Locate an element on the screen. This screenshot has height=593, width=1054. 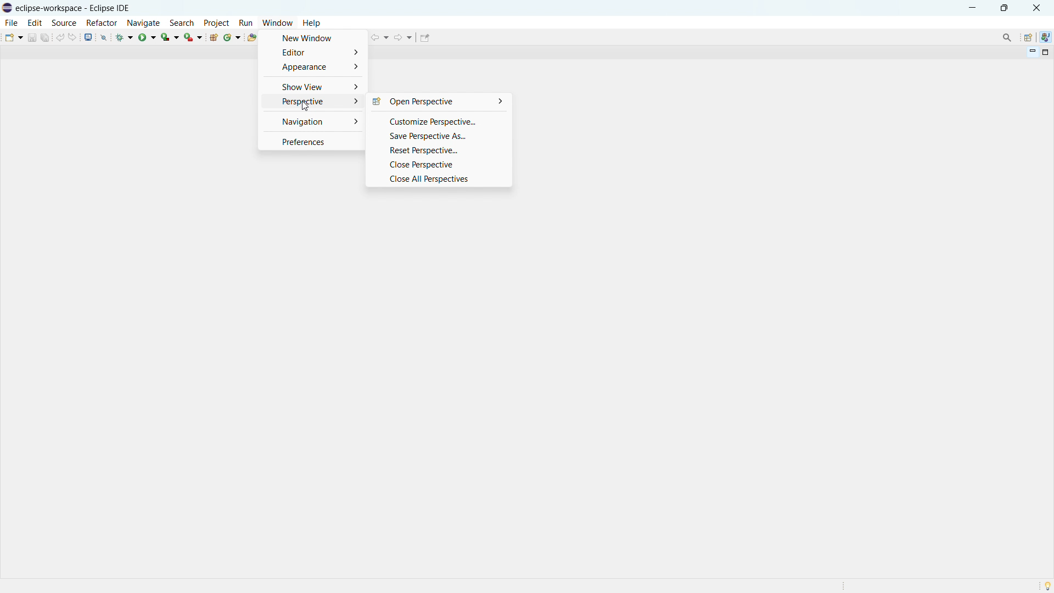
run is located at coordinates (246, 23).